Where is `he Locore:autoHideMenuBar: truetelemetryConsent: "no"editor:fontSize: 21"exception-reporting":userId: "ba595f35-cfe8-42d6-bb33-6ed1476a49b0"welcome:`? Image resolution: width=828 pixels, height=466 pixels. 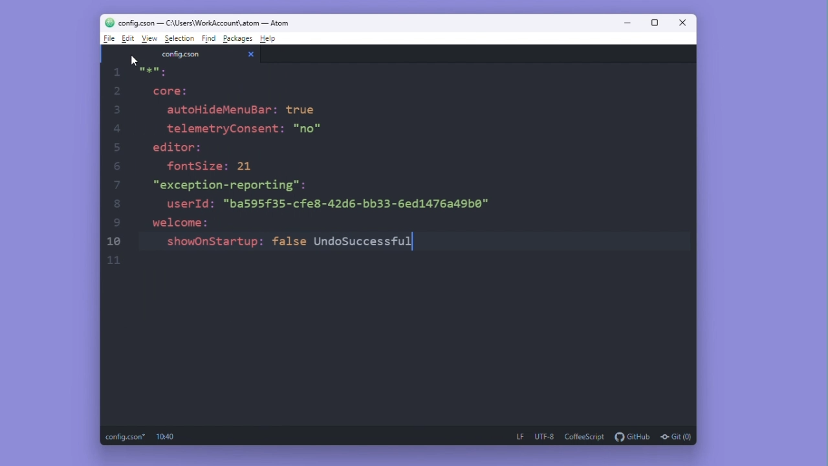
he Locore:autoHideMenuBar: truetelemetryConsent: "no"editor:fontSize: 21"exception-reporting":userId: "ba595f35-cfe8-42d6-bb33-6ed1476a49b0"welcome: is located at coordinates (314, 148).